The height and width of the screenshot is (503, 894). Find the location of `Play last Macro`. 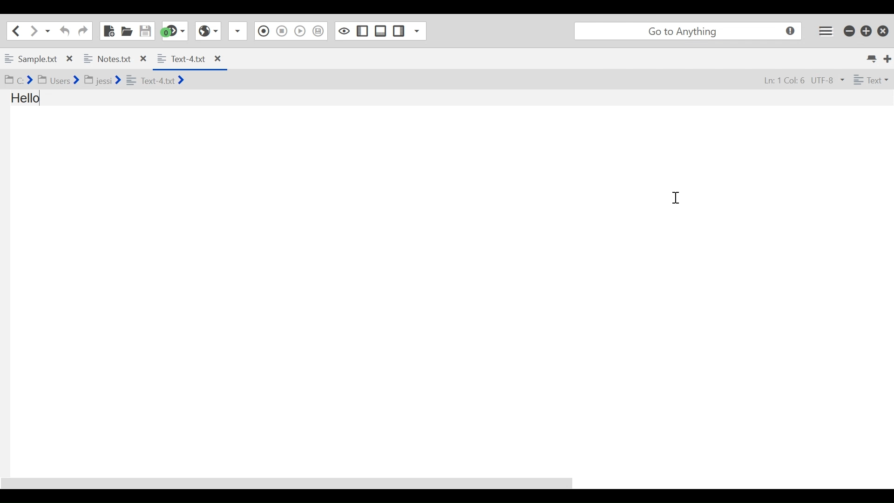

Play last Macro is located at coordinates (300, 31).